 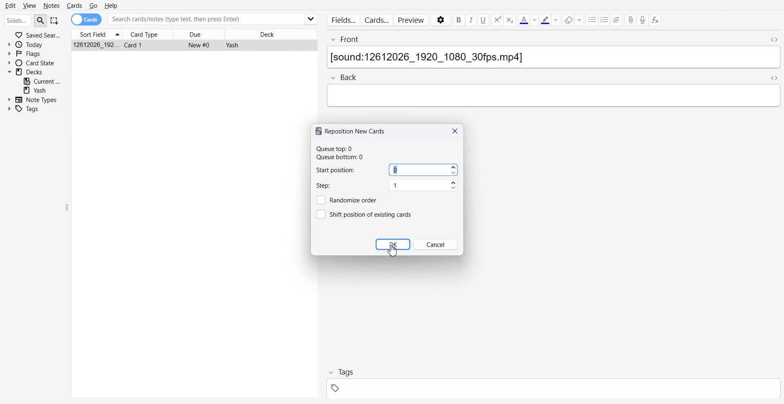 What do you see at coordinates (34, 63) in the screenshot?
I see `Card State` at bounding box center [34, 63].